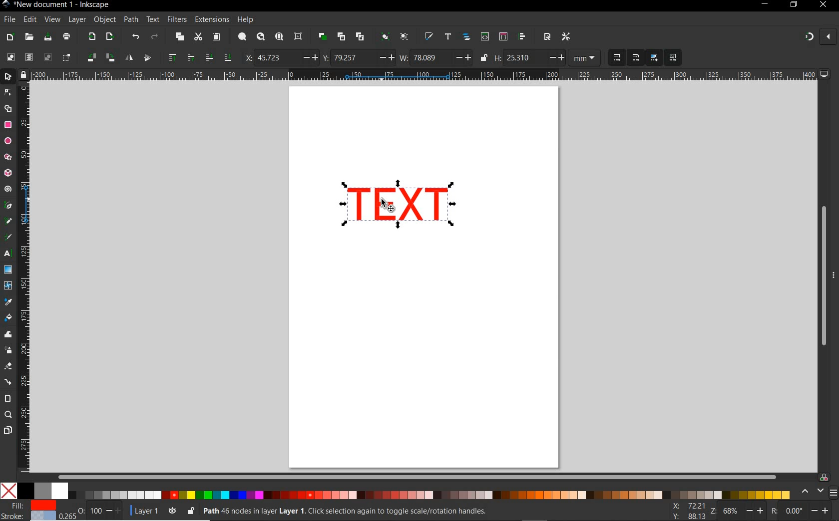 This screenshot has height=521, width=839. I want to click on SPRAY TOOL, so click(9, 351).